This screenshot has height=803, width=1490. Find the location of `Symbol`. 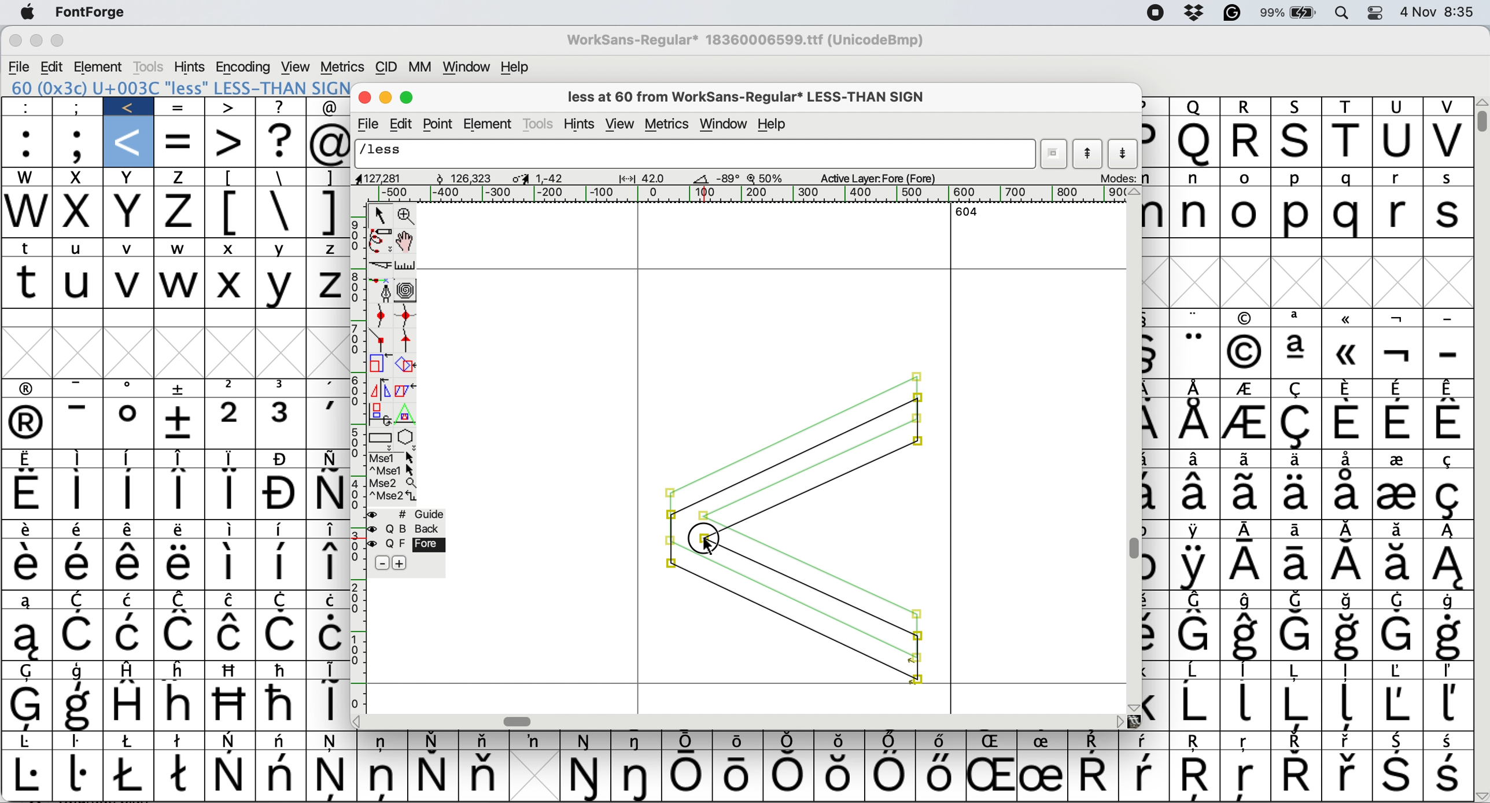

Symbol is located at coordinates (1195, 318).